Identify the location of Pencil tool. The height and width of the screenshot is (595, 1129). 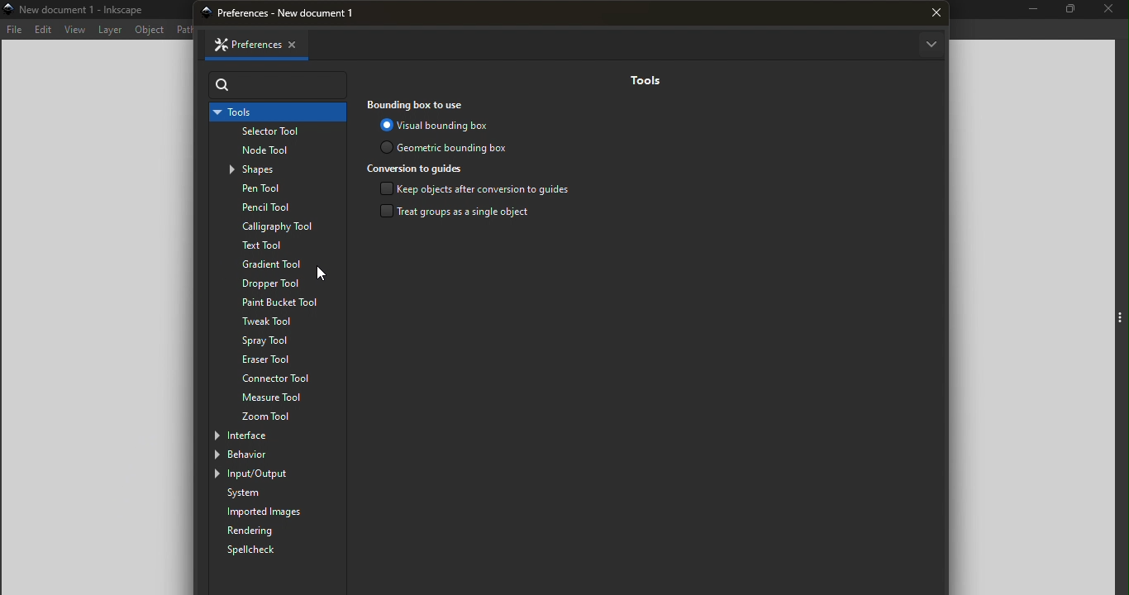
(275, 207).